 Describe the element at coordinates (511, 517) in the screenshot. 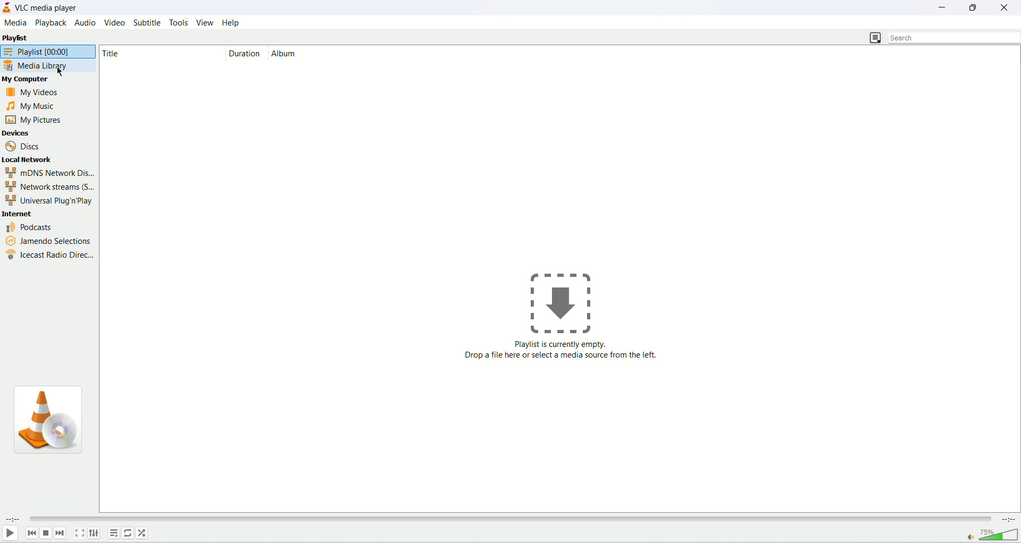

I see `progress bar` at that location.